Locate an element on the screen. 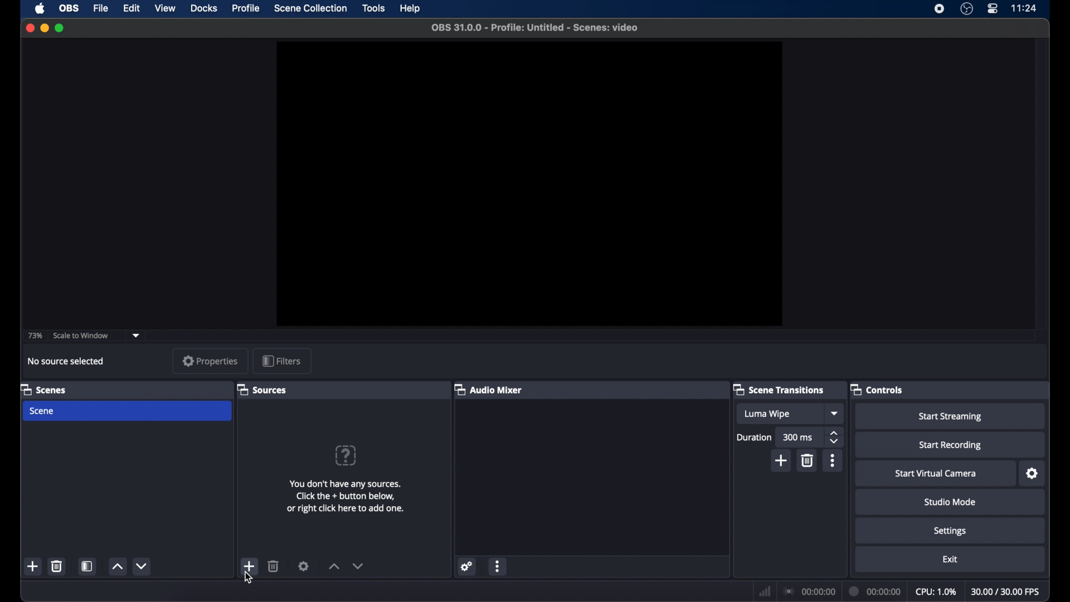 This screenshot has width=1070, height=602. scale to window is located at coordinates (81, 336).